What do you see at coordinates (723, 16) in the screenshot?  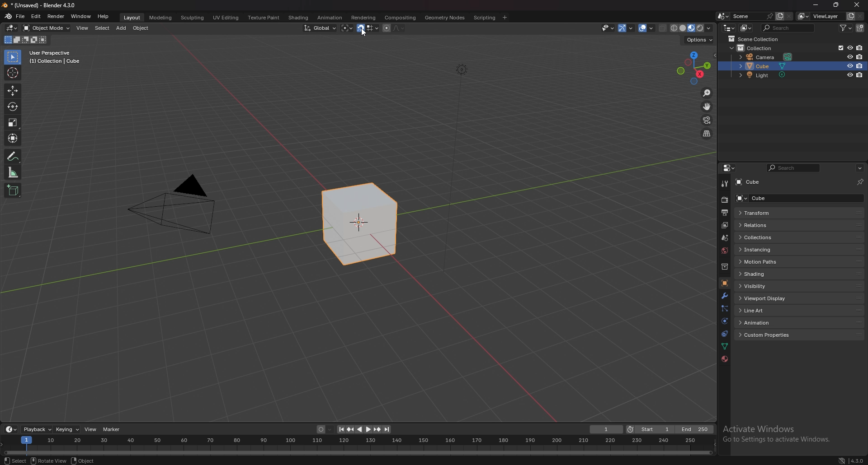 I see `browse scene` at bounding box center [723, 16].